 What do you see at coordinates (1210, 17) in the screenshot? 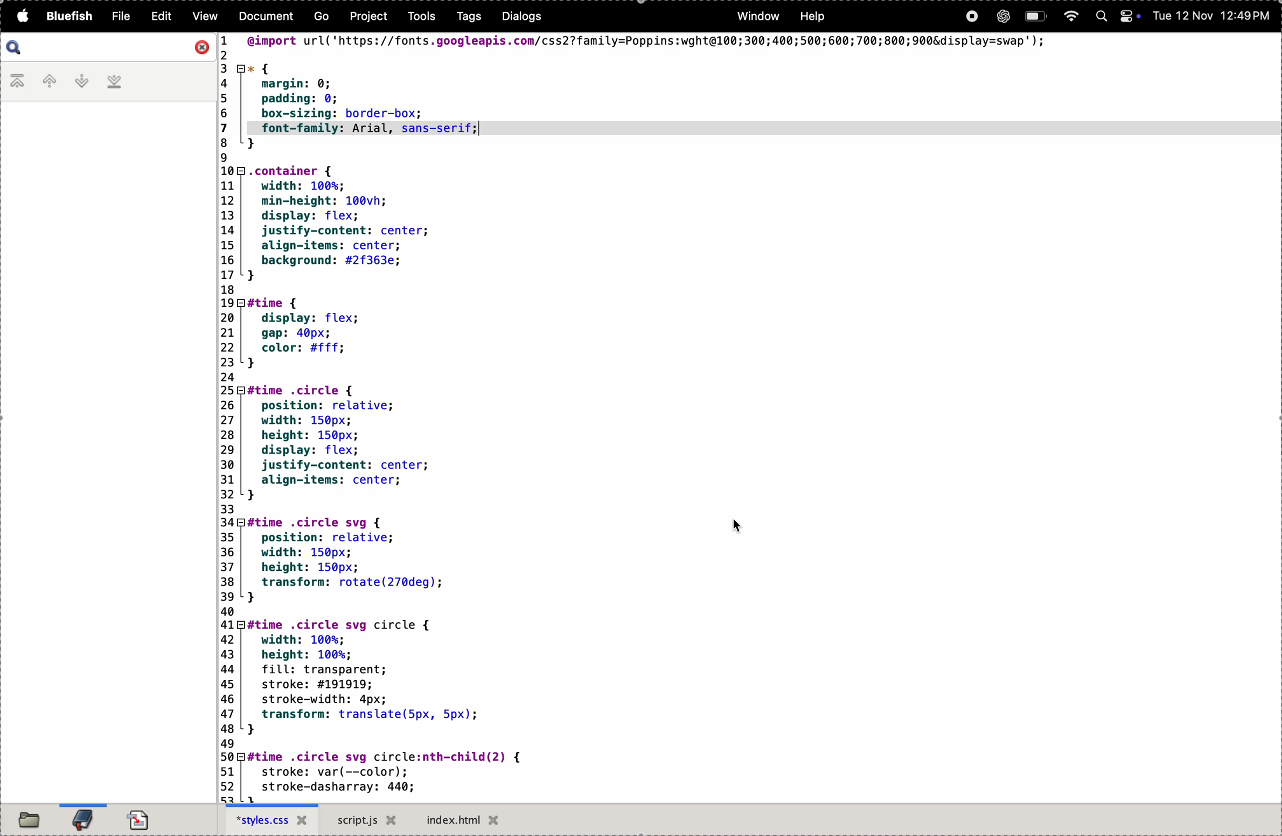
I see `Tue 12 Nov 12:49PM` at bounding box center [1210, 17].